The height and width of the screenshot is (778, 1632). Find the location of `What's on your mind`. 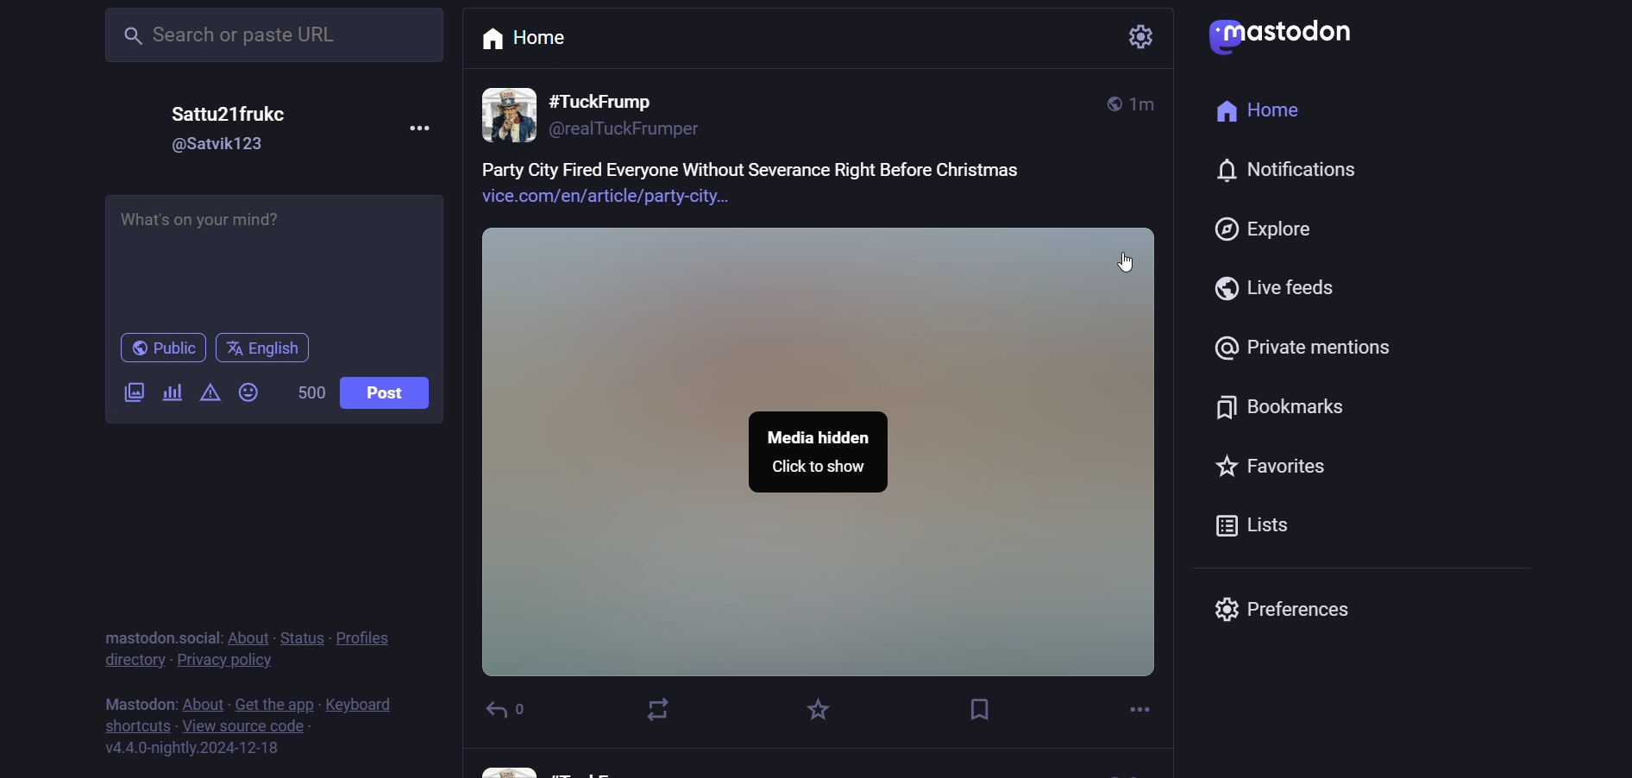

What's on your mind is located at coordinates (273, 254).